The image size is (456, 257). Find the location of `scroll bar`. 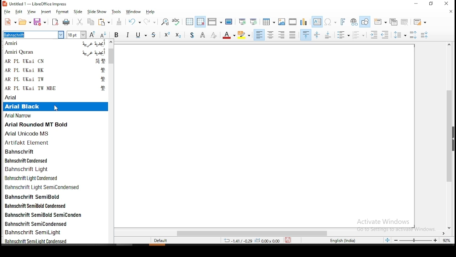

scroll bar is located at coordinates (111, 141).